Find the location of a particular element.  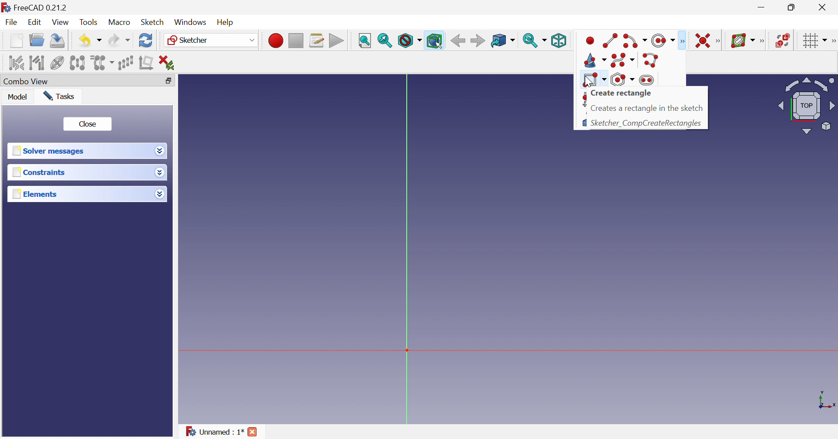

File is located at coordinates (12, 23).